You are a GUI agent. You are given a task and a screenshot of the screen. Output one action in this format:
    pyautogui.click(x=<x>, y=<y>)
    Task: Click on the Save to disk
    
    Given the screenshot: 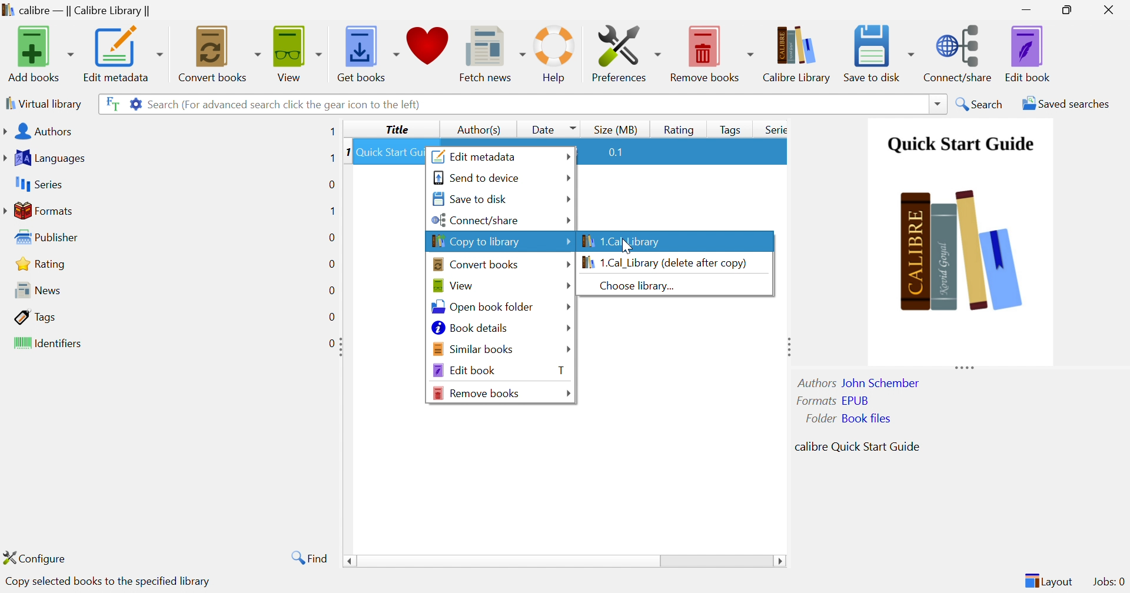 What is the action you would take?
    pyautogui.click(x=473, y=199)
    